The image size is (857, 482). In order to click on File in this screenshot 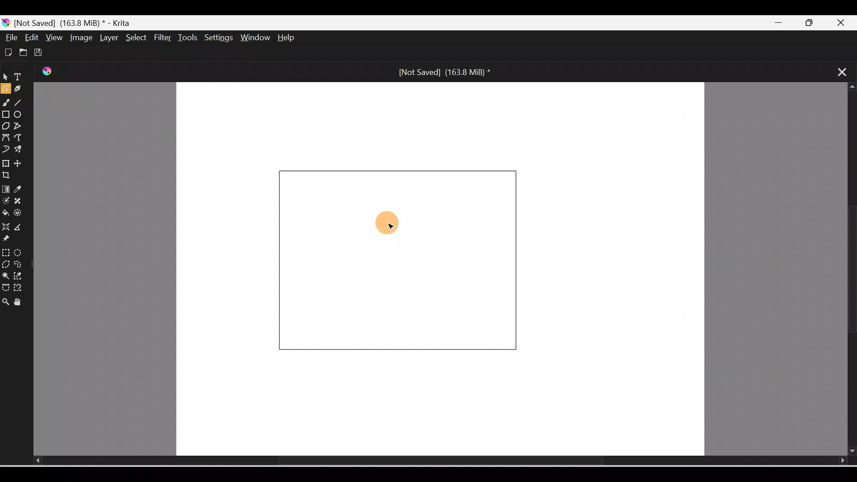, I will do `click(12, 37)`.